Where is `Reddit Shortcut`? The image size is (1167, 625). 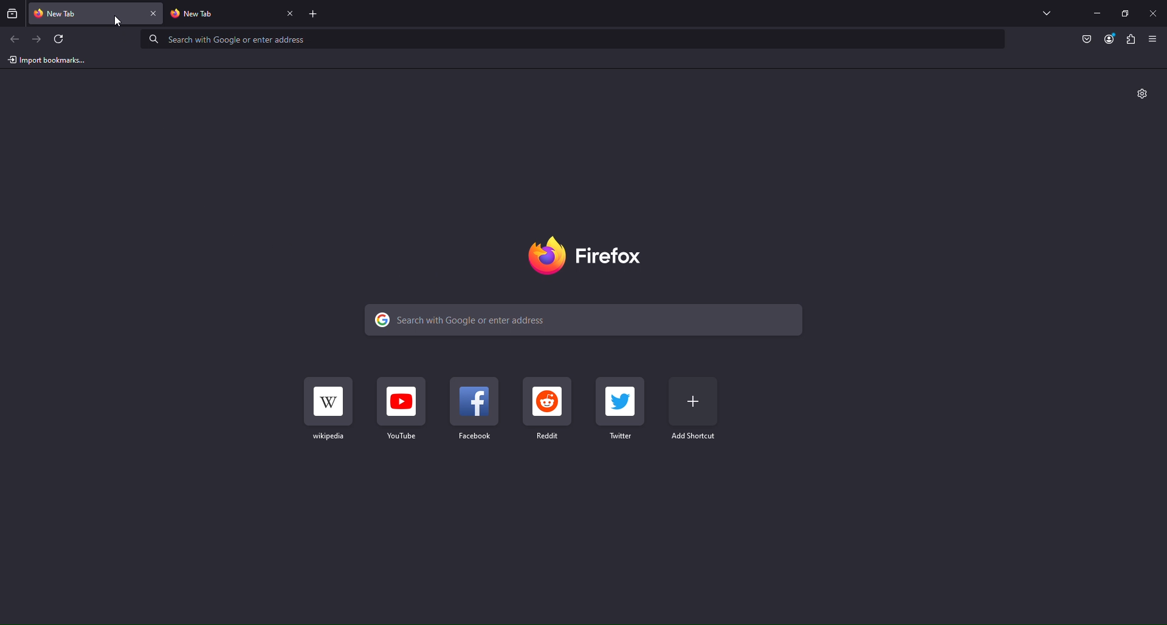 Reddit Shortcut is located at coordinates (548, 409).